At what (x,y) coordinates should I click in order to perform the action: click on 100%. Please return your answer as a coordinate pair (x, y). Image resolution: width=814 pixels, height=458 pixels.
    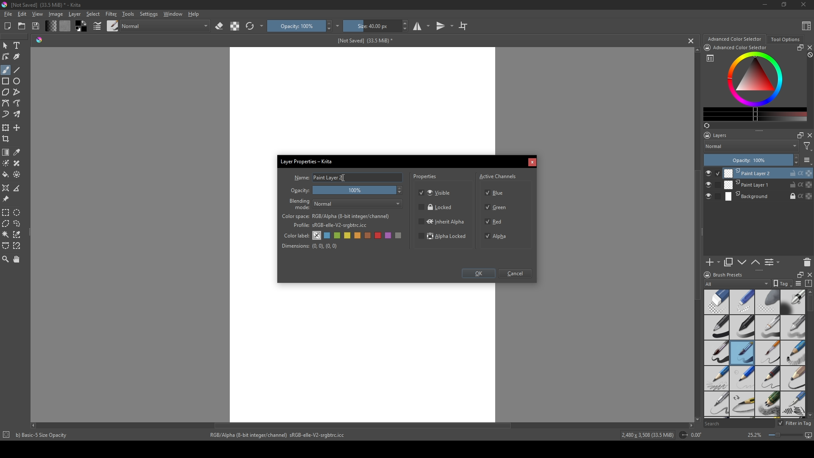
    Looking at the image, I should click on (359, 191).